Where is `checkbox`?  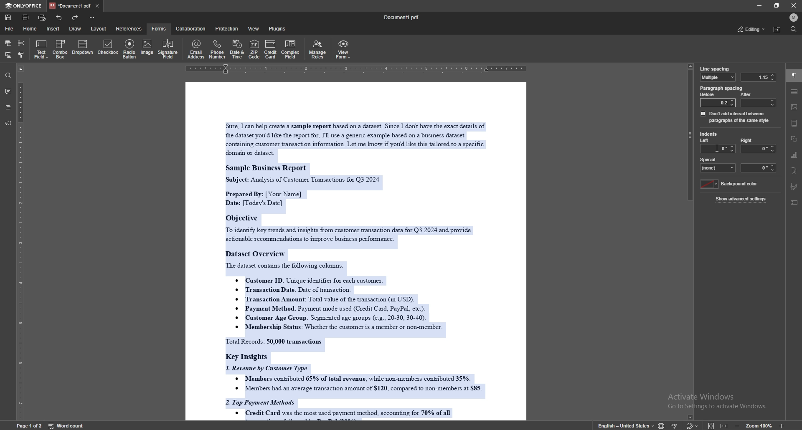 checkbox is located at coordinates (109, 48).